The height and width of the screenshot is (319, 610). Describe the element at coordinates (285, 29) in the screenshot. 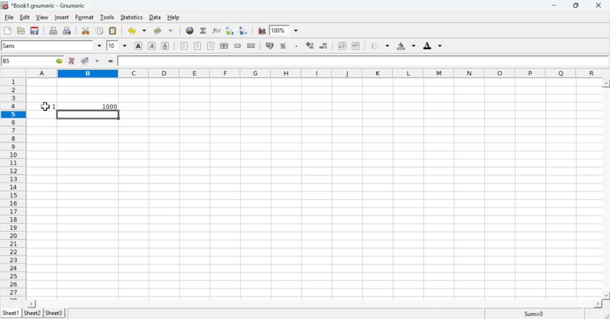

I see `Zoom` at that location.